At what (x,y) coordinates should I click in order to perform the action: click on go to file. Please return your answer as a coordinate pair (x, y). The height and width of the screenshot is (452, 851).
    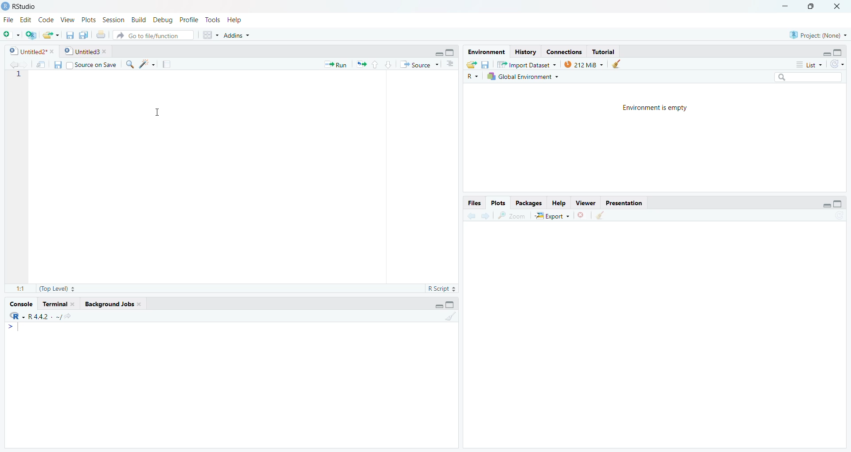
    Looking at the image, I should click on (151, 35).